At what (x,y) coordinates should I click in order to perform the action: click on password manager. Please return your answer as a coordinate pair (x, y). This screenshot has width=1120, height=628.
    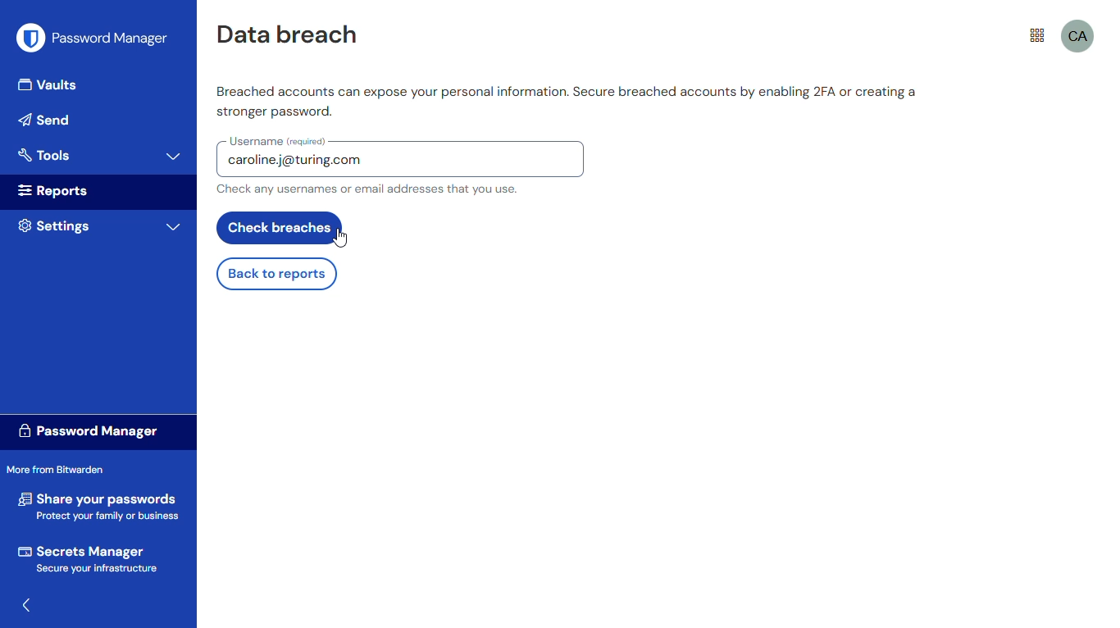
    Looking at the image, I should click on (86, 430).